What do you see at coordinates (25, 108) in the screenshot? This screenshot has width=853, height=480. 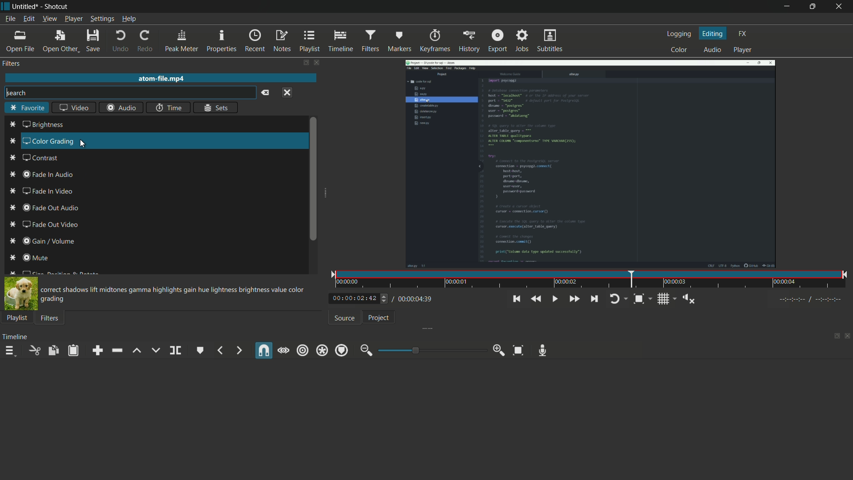 I see `favorite` at bounding box center [25, 108].